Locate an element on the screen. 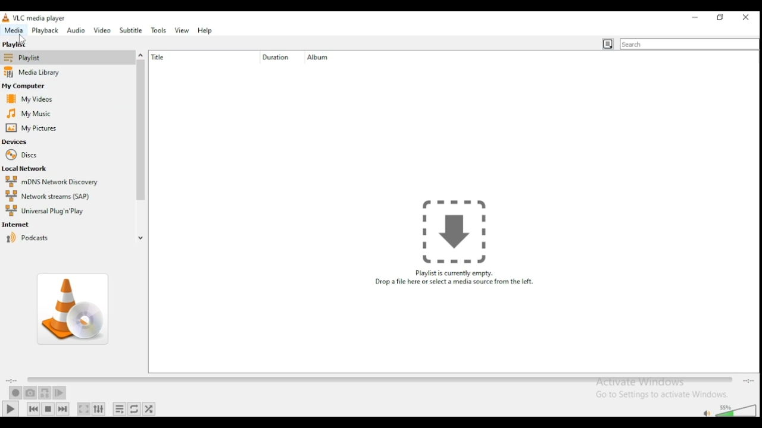 The height and width of the screenshot is (428, 762). mute/unmute is located at coordinates (703, 410).